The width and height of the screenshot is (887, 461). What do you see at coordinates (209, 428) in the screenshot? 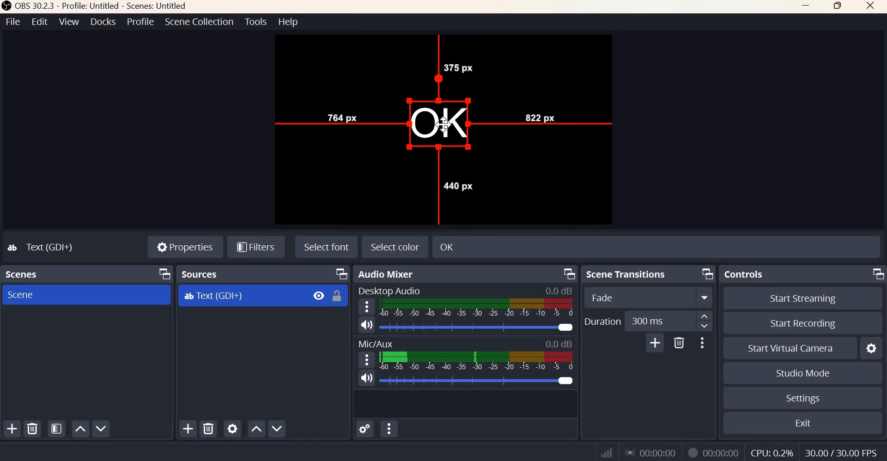
I see `remove selected source(s)` at bounding box center [209, 428].